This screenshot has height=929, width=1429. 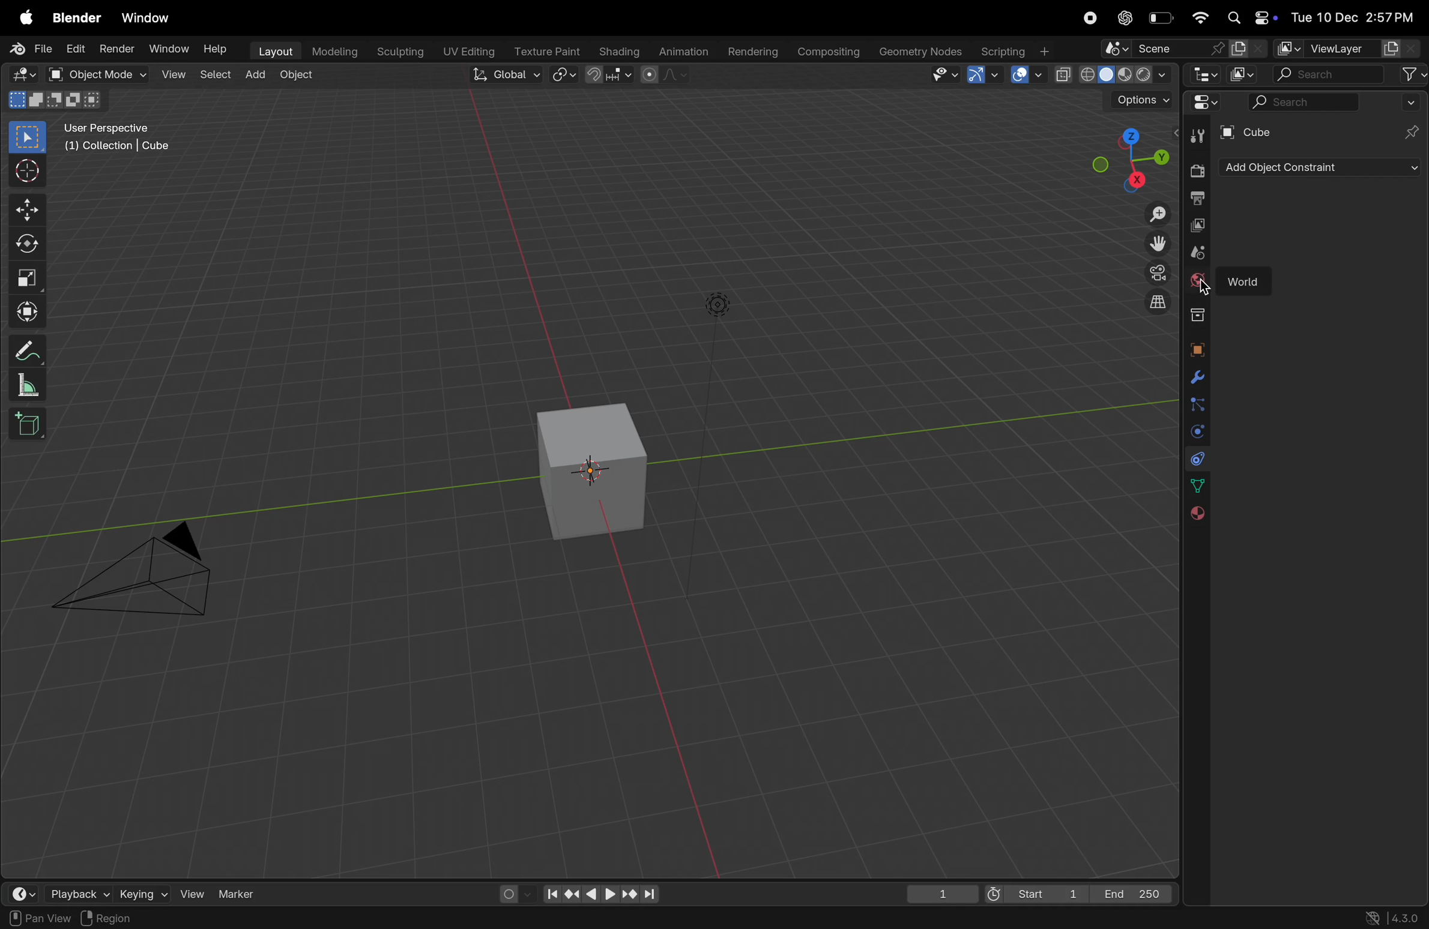 I want to click on World, so click(x=1246, y=277).